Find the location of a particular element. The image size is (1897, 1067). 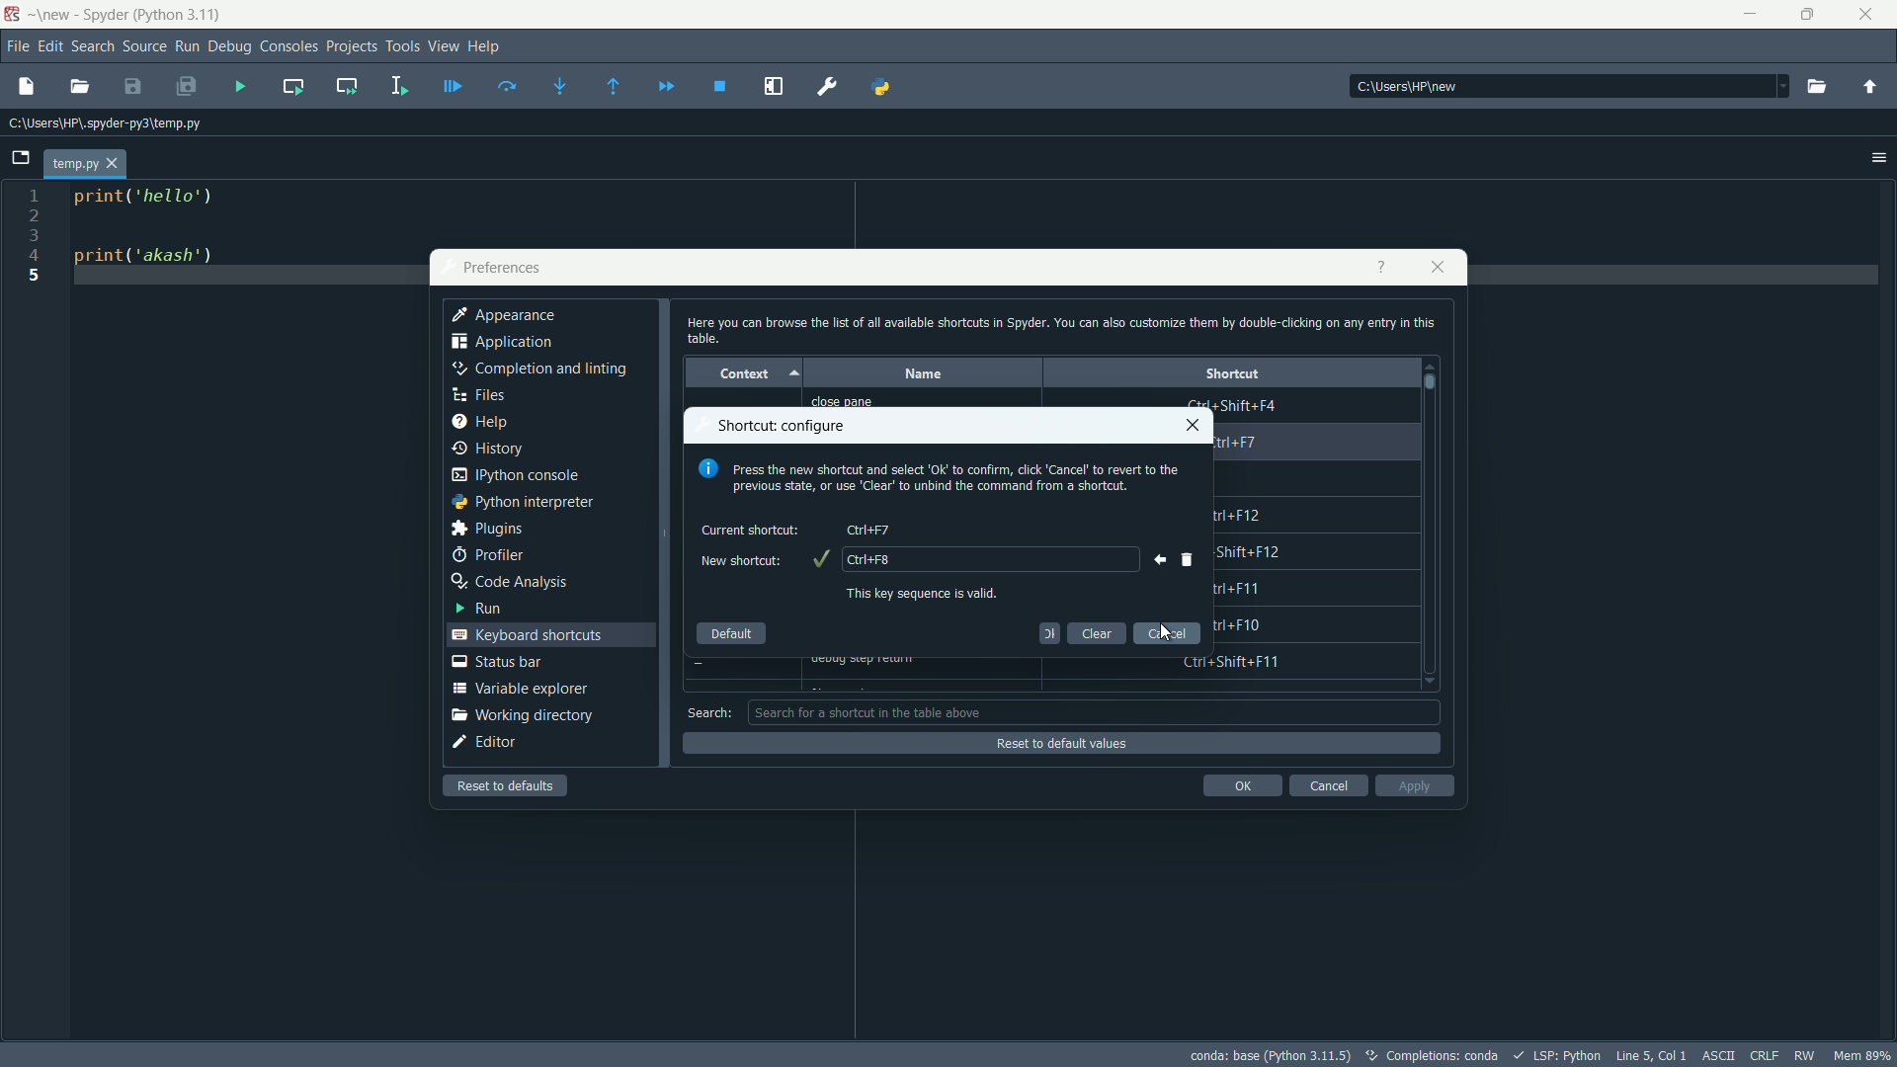

debug setup return is located at coordinates (872, 660).